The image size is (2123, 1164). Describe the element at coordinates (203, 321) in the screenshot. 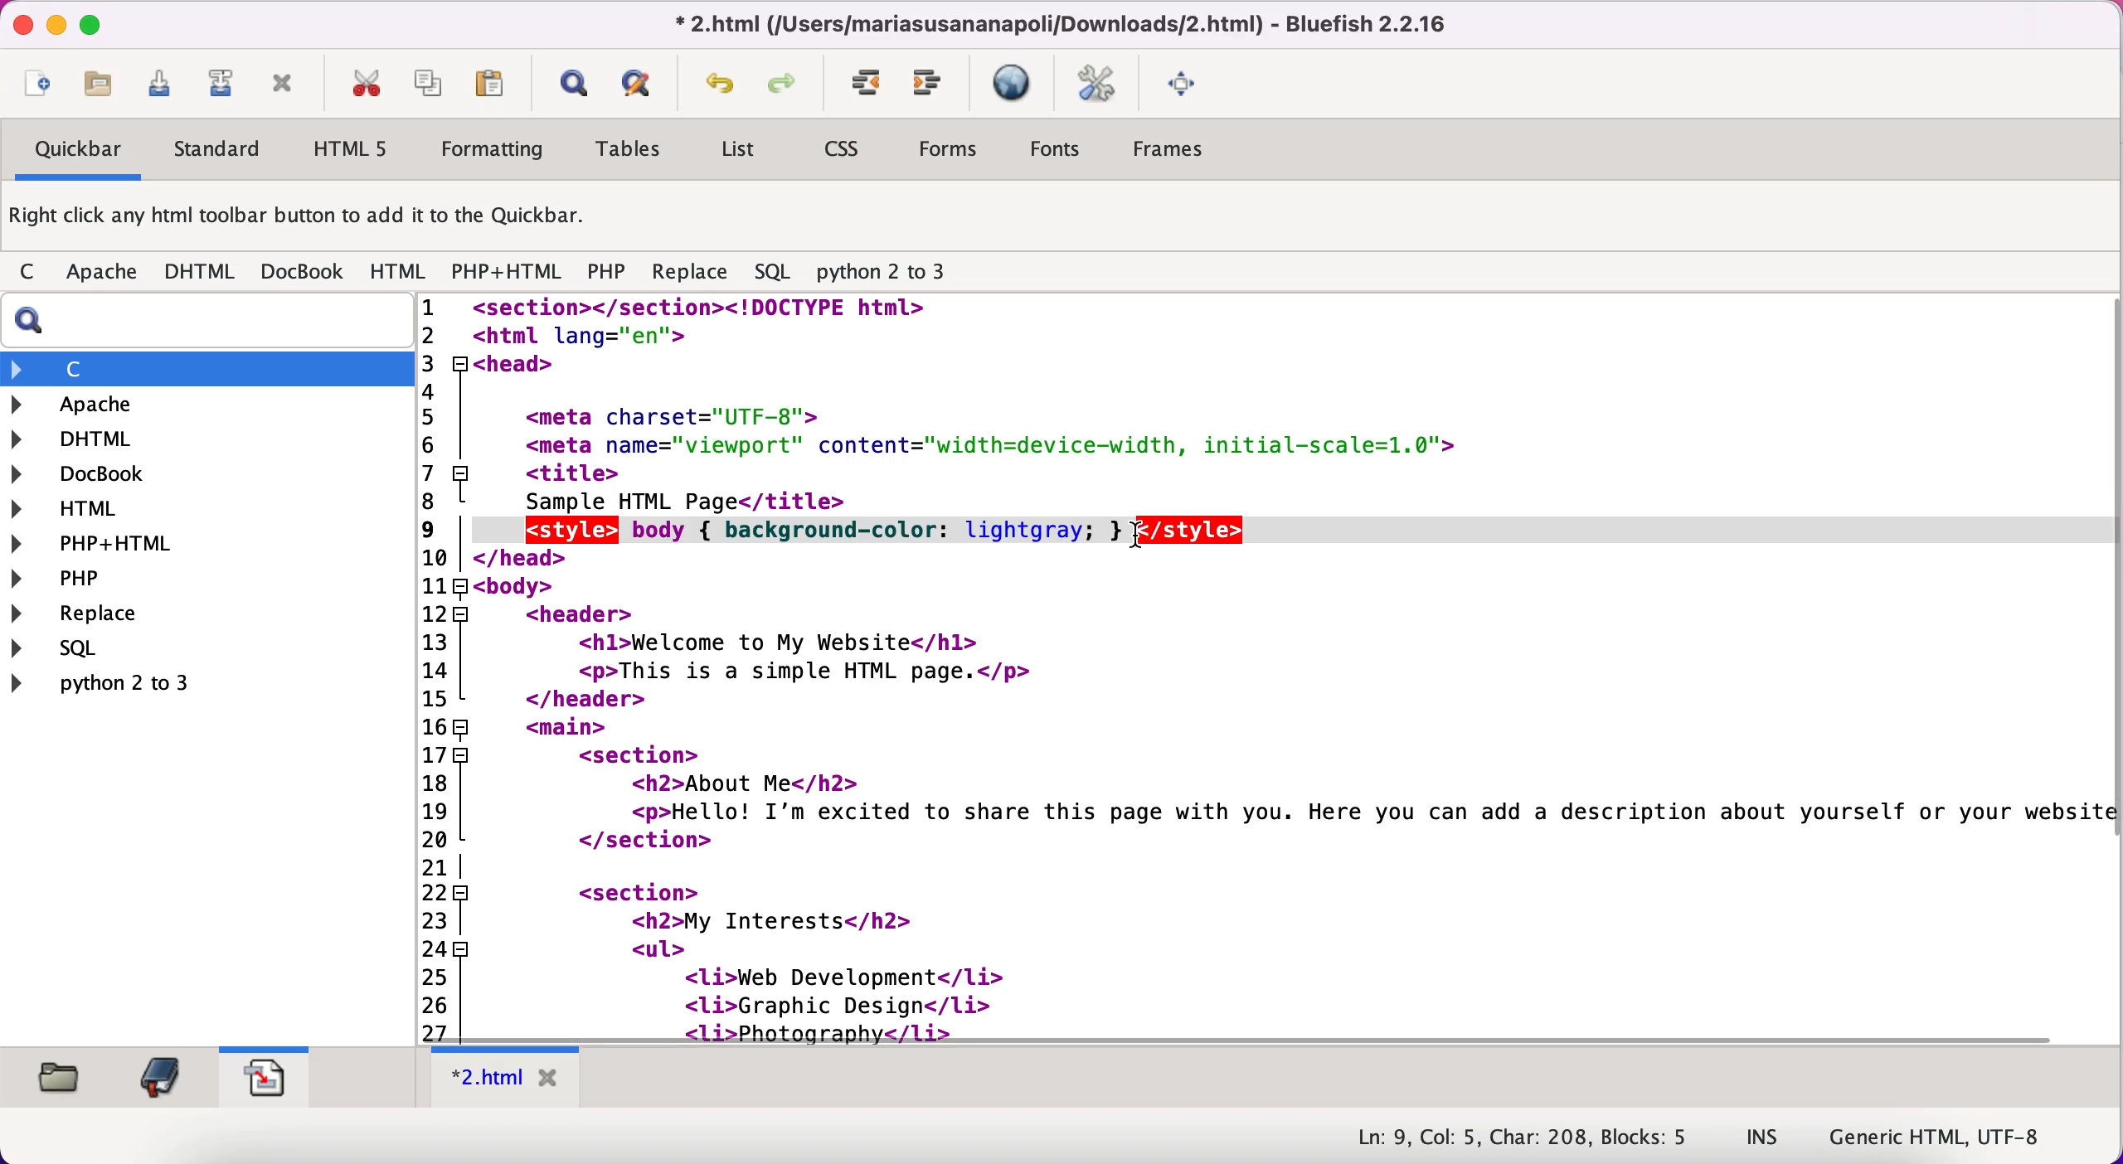

I see `search bar` at that location.